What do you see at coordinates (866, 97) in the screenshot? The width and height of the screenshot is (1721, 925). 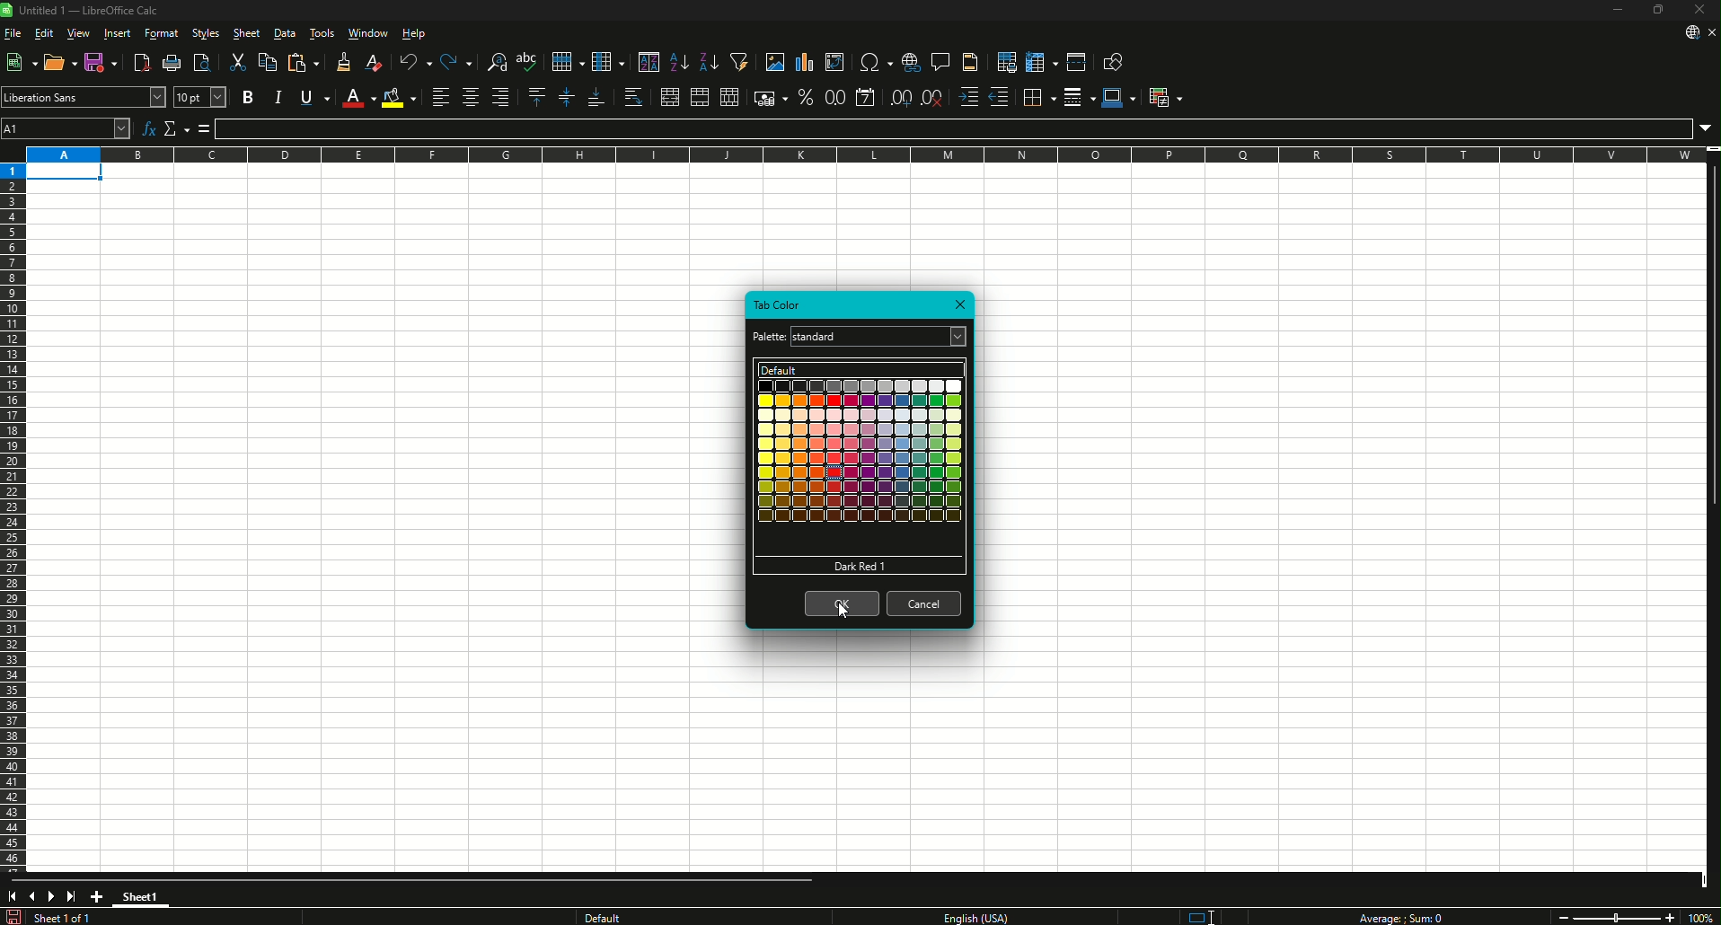 I see `Format as Date` at bounding box center [866, 97].